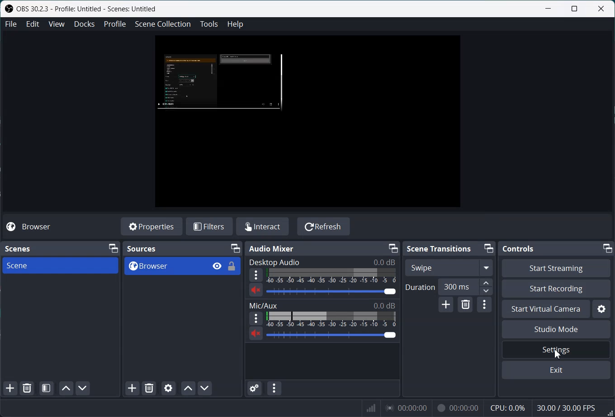 This screenshot has width=615, height=417. What do you see at coordinates (255, 389) in the screenshot?
I see `Advance Audio properties` at bounding box center [255, 389].